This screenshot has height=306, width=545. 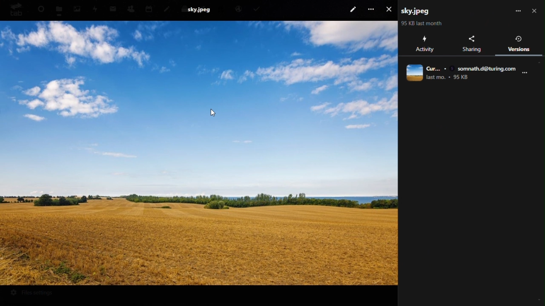 What do you see at coordinates (200, 153) in the screenshot?
I see `Image` at bounding box center [200, 153].